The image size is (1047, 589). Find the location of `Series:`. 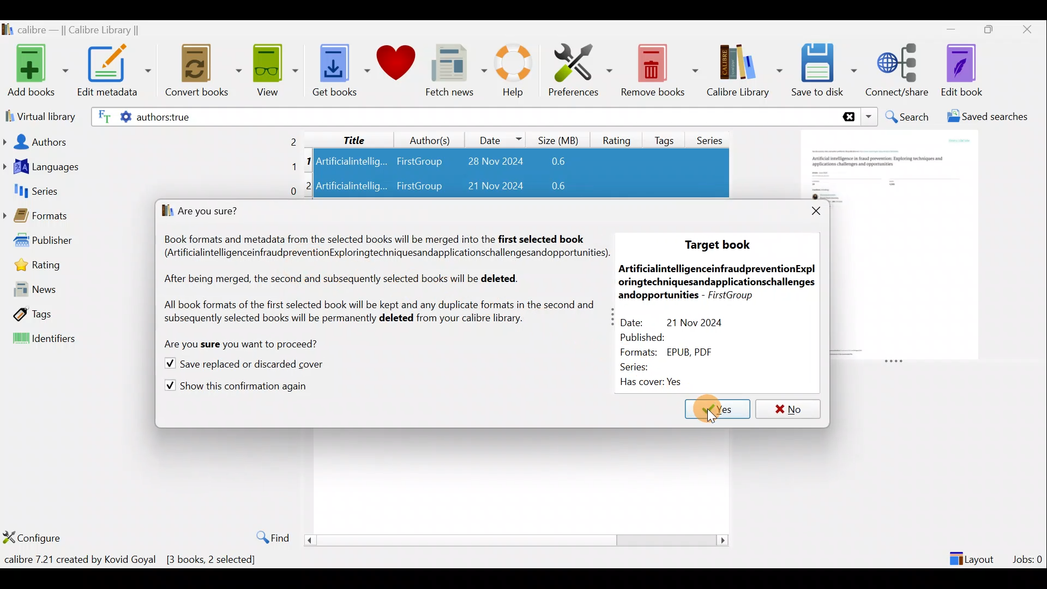

Series: is located at coordinates (644, 366).